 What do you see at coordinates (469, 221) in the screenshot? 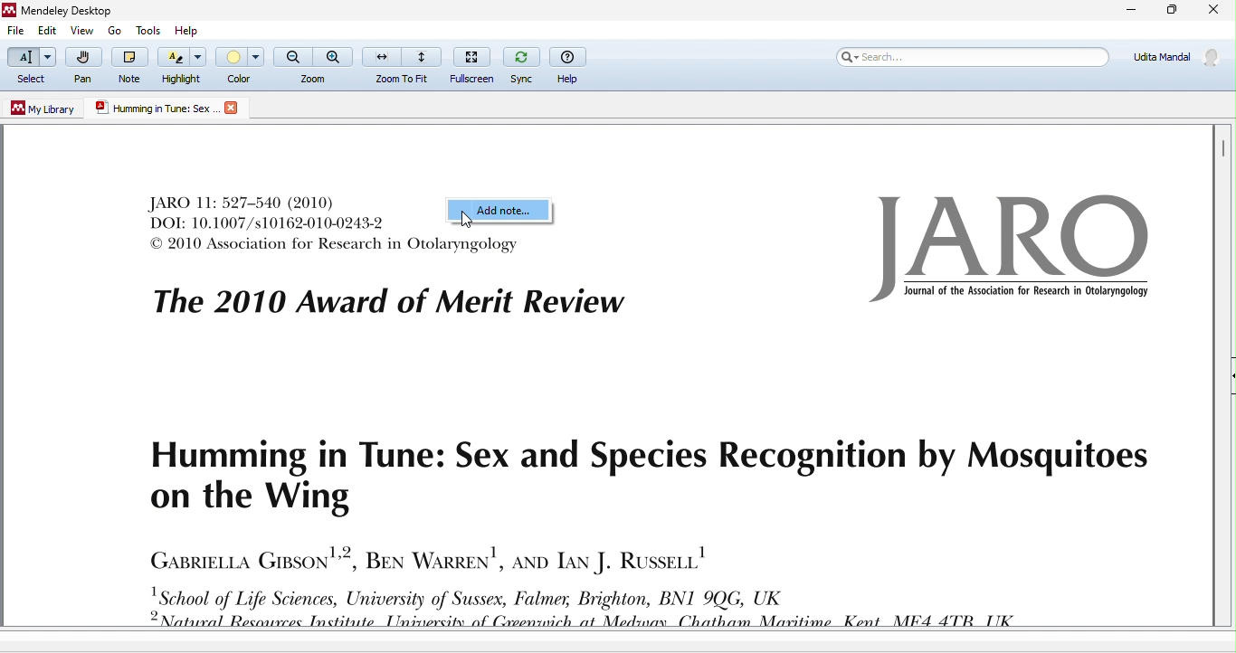
I see `cursor movement` at bounding box center [469, 221].